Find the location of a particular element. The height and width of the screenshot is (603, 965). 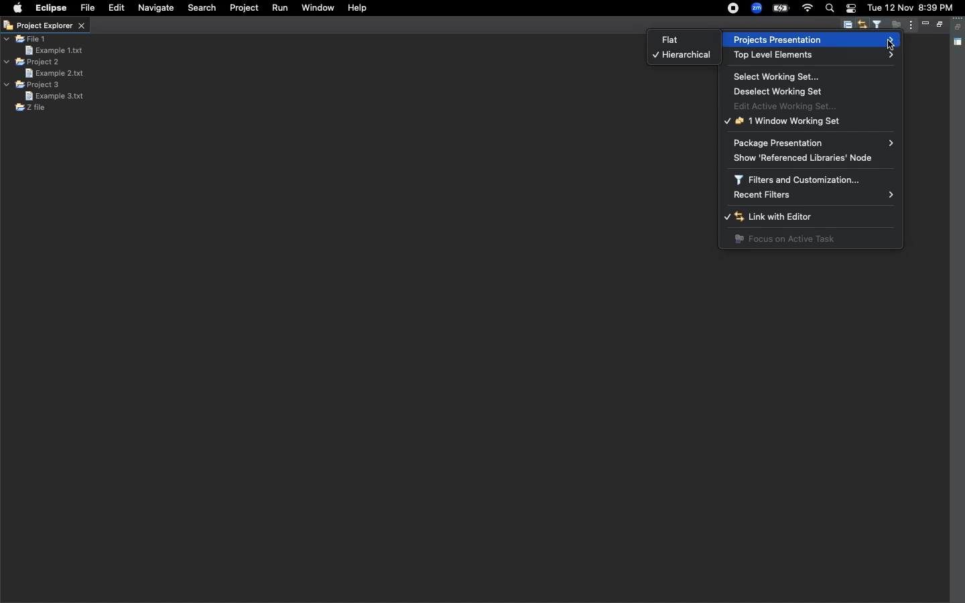

Navigate is located at coordinates (155, 8).